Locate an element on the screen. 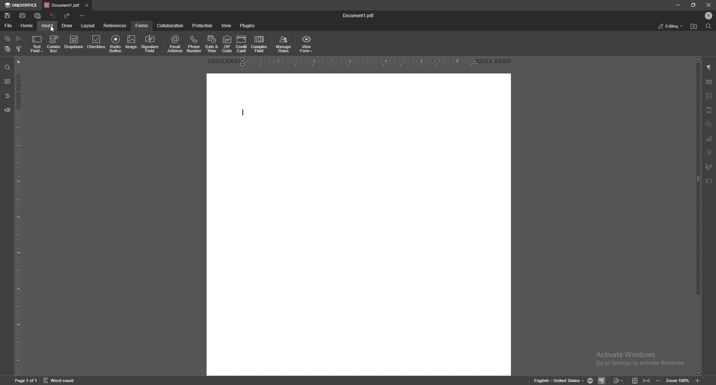 Image resolution: width=716 pixels, height=385 pixels. find is located at coordinates (709, 26).